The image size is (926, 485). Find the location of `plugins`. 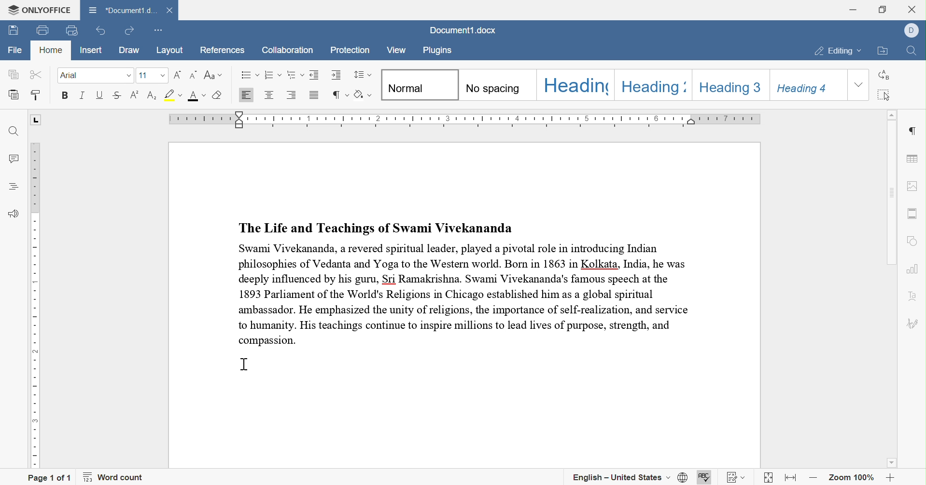

plugins is located at coordinates (437, 51).